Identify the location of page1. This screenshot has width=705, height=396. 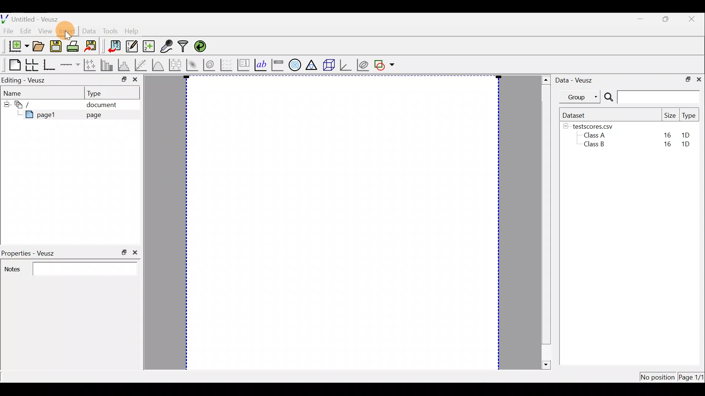
(38, 117).